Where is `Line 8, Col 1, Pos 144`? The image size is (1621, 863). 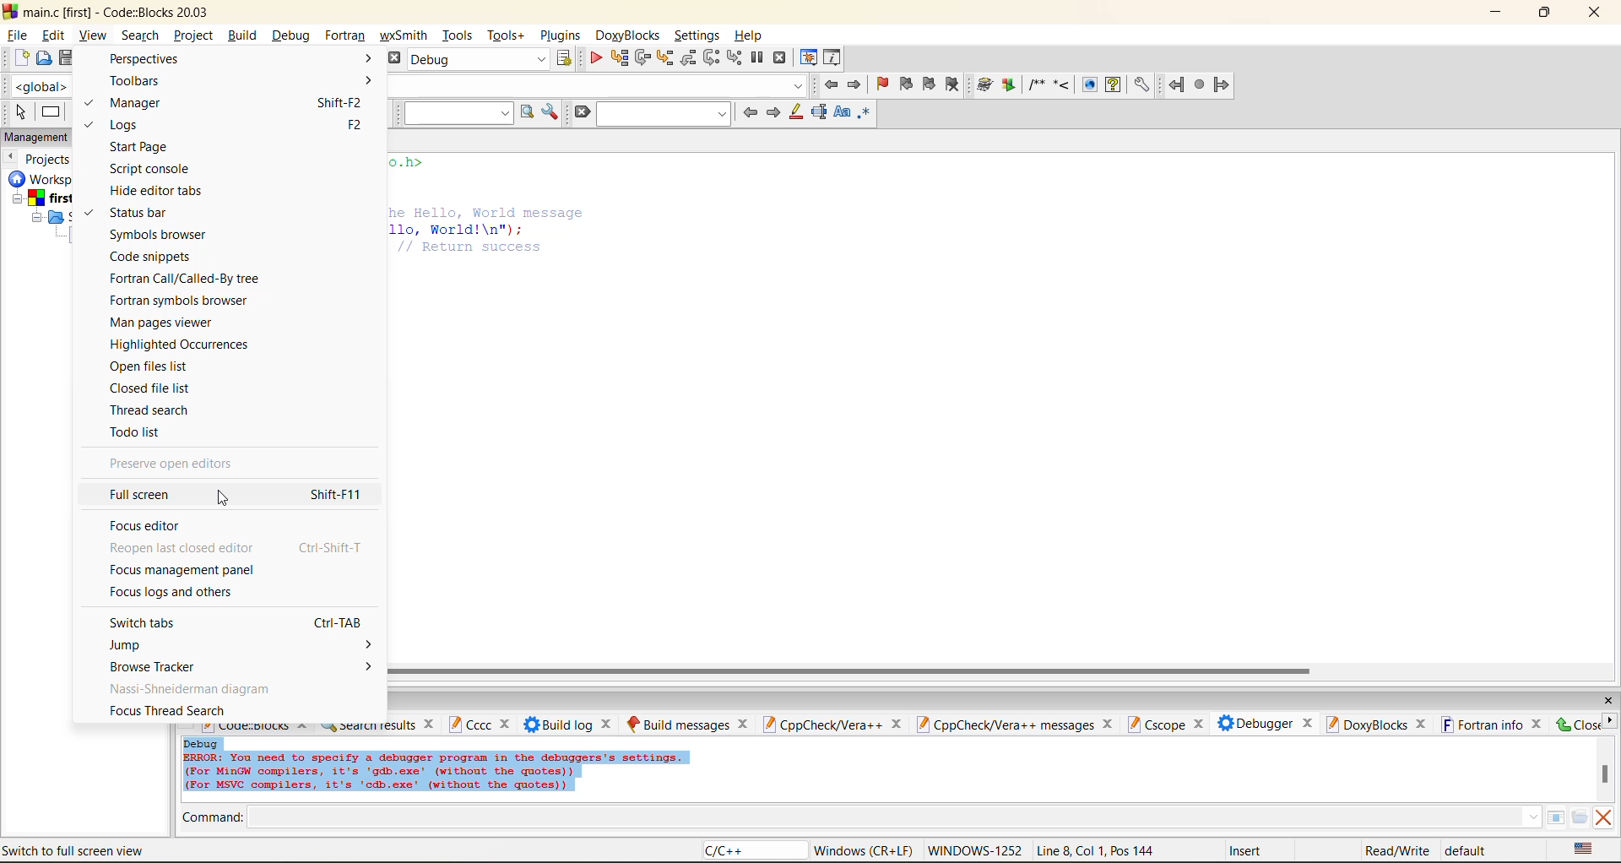 Line 8, Col 1, Pos 144 is located at coordinates (1094, 850).